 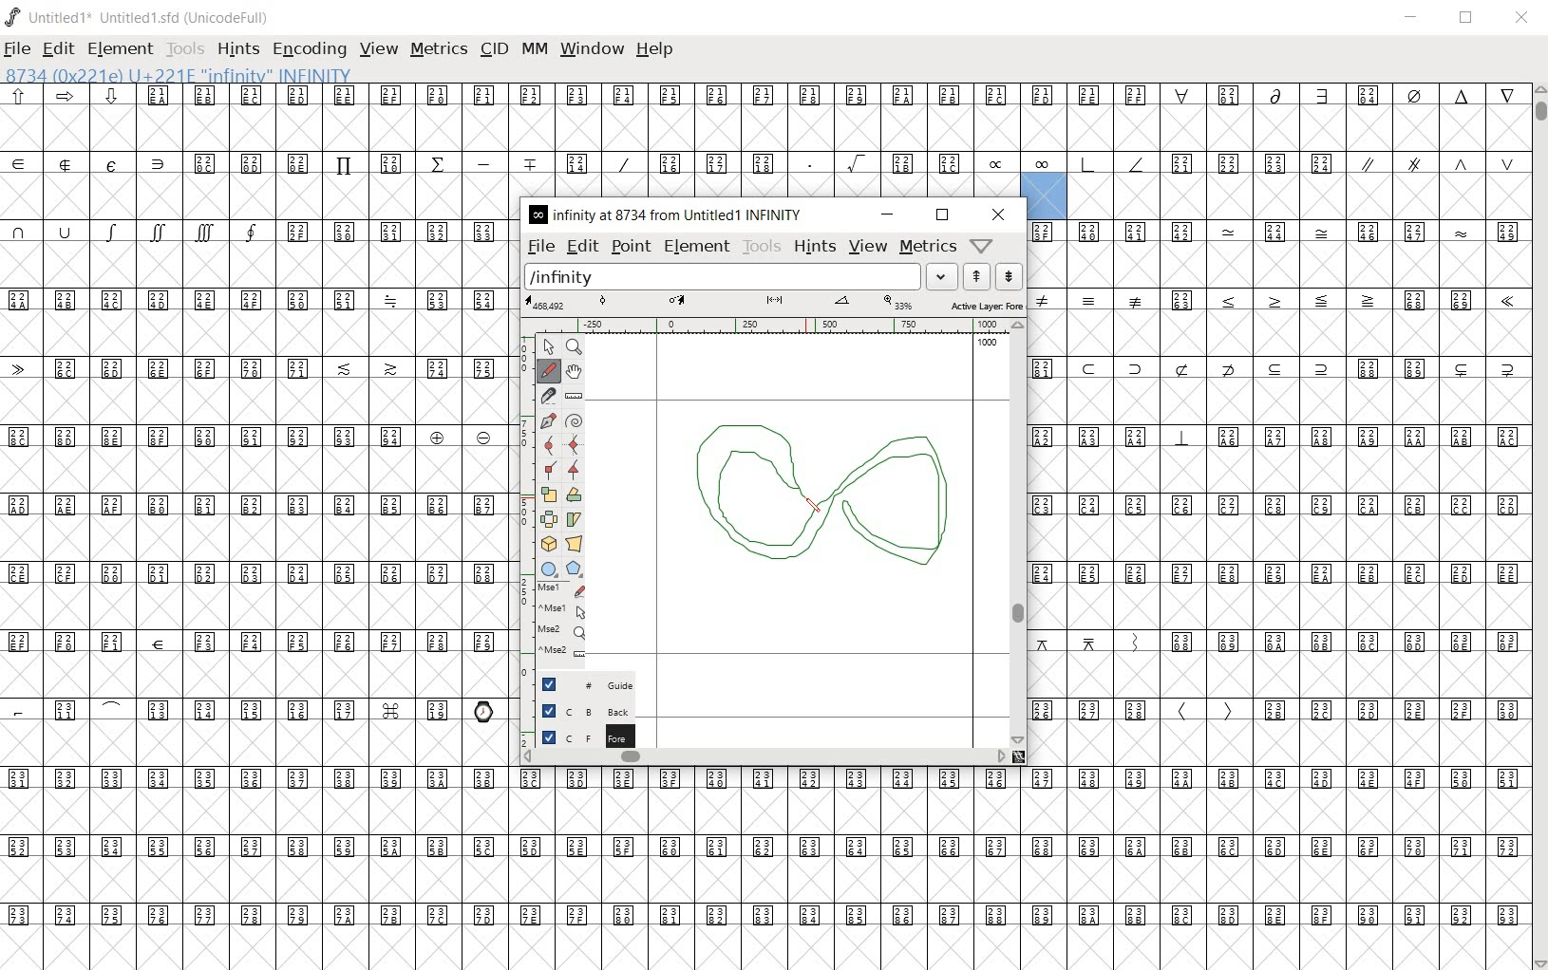 I want to click on empty glyph slots, so click(x=1298, y=196).